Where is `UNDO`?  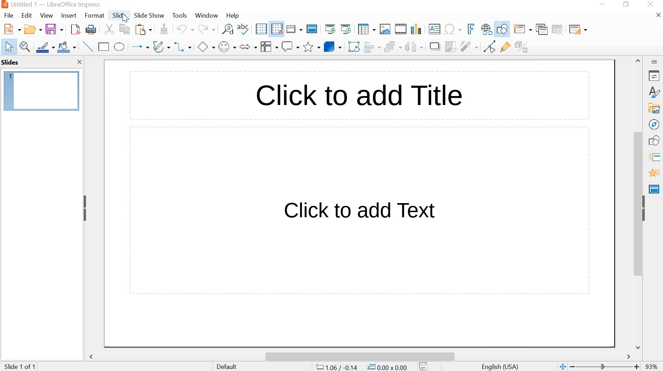
UNDO is located at coordinates (184, 29).